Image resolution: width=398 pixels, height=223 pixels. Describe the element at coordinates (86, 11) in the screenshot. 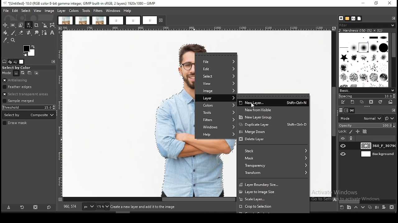

I see `tools` at that location.